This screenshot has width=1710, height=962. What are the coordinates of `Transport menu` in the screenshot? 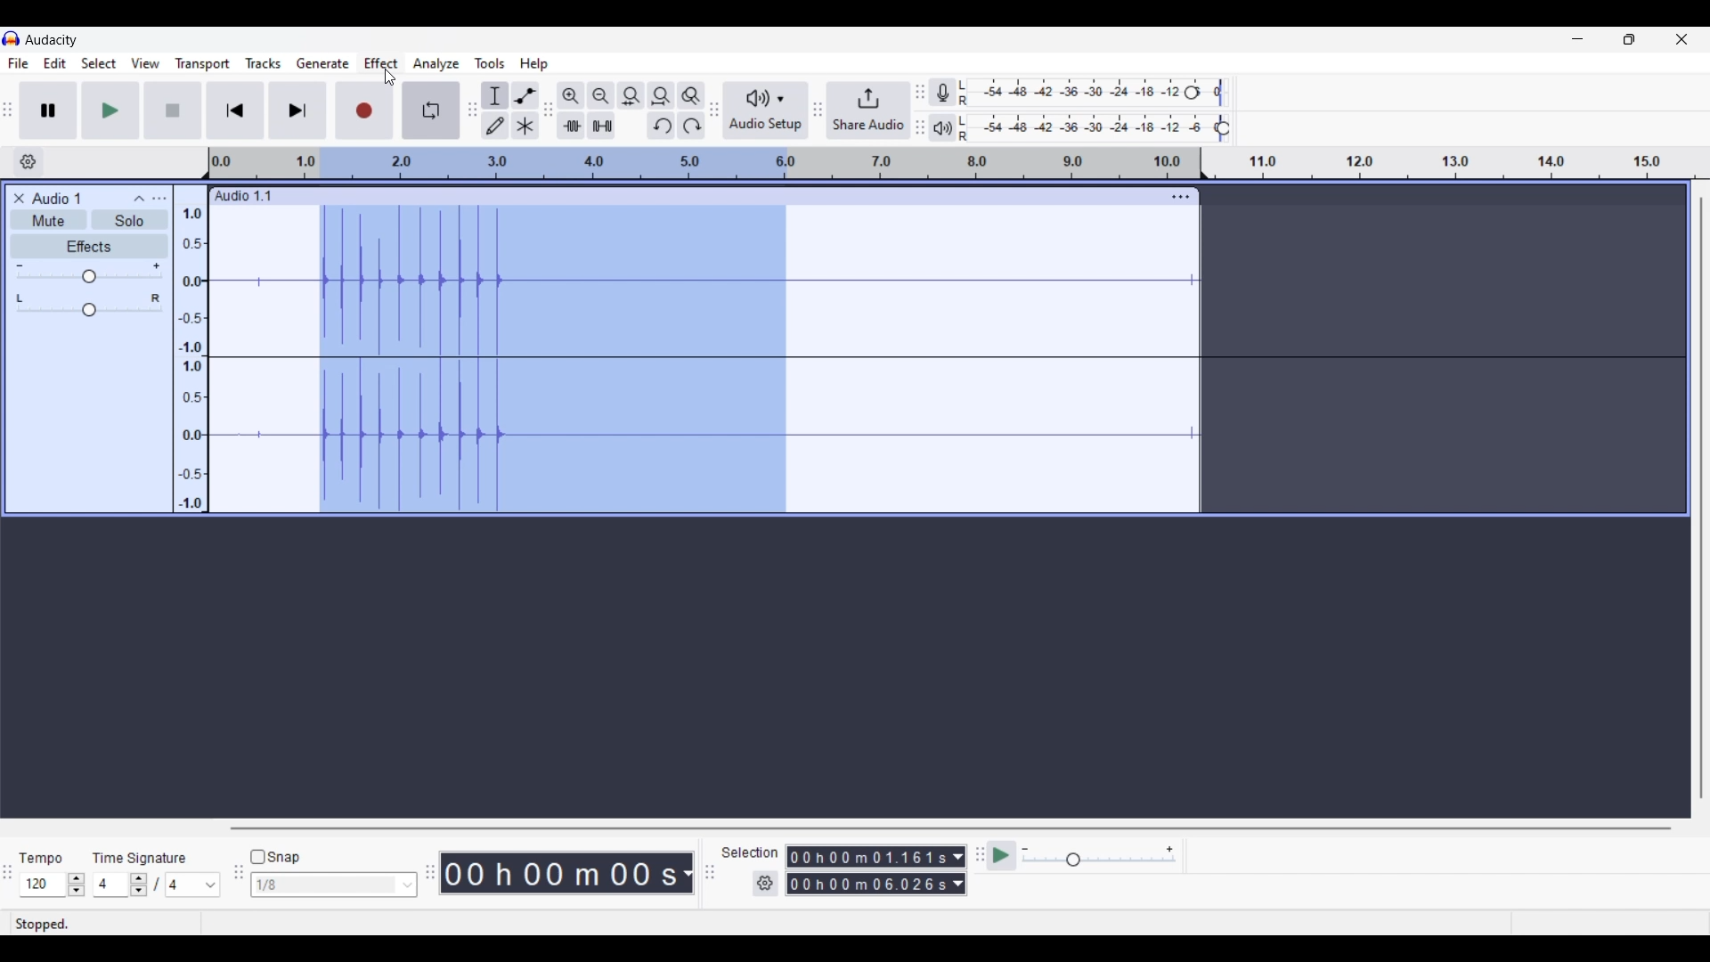 It's located at (203, 63).